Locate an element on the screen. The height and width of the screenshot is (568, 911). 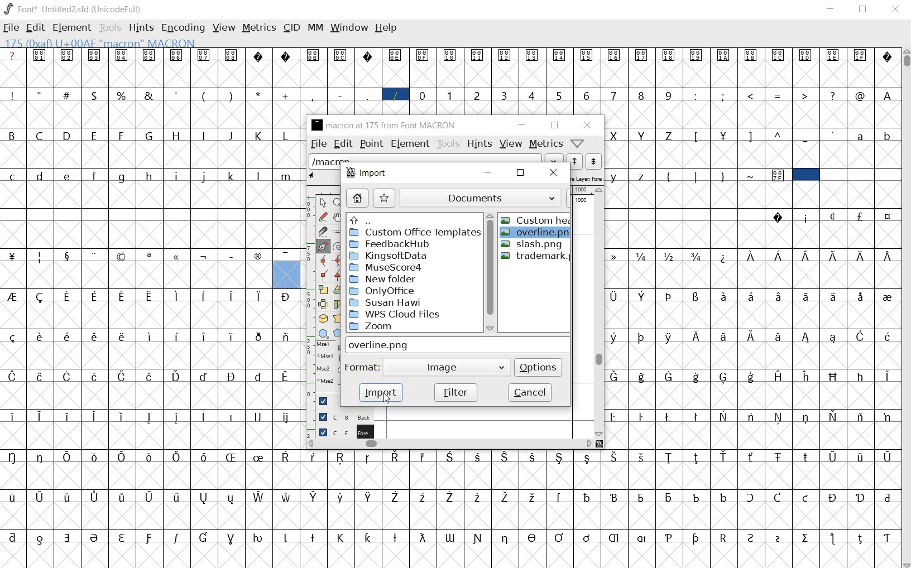
Symbol is located at coordinates (124, 376).